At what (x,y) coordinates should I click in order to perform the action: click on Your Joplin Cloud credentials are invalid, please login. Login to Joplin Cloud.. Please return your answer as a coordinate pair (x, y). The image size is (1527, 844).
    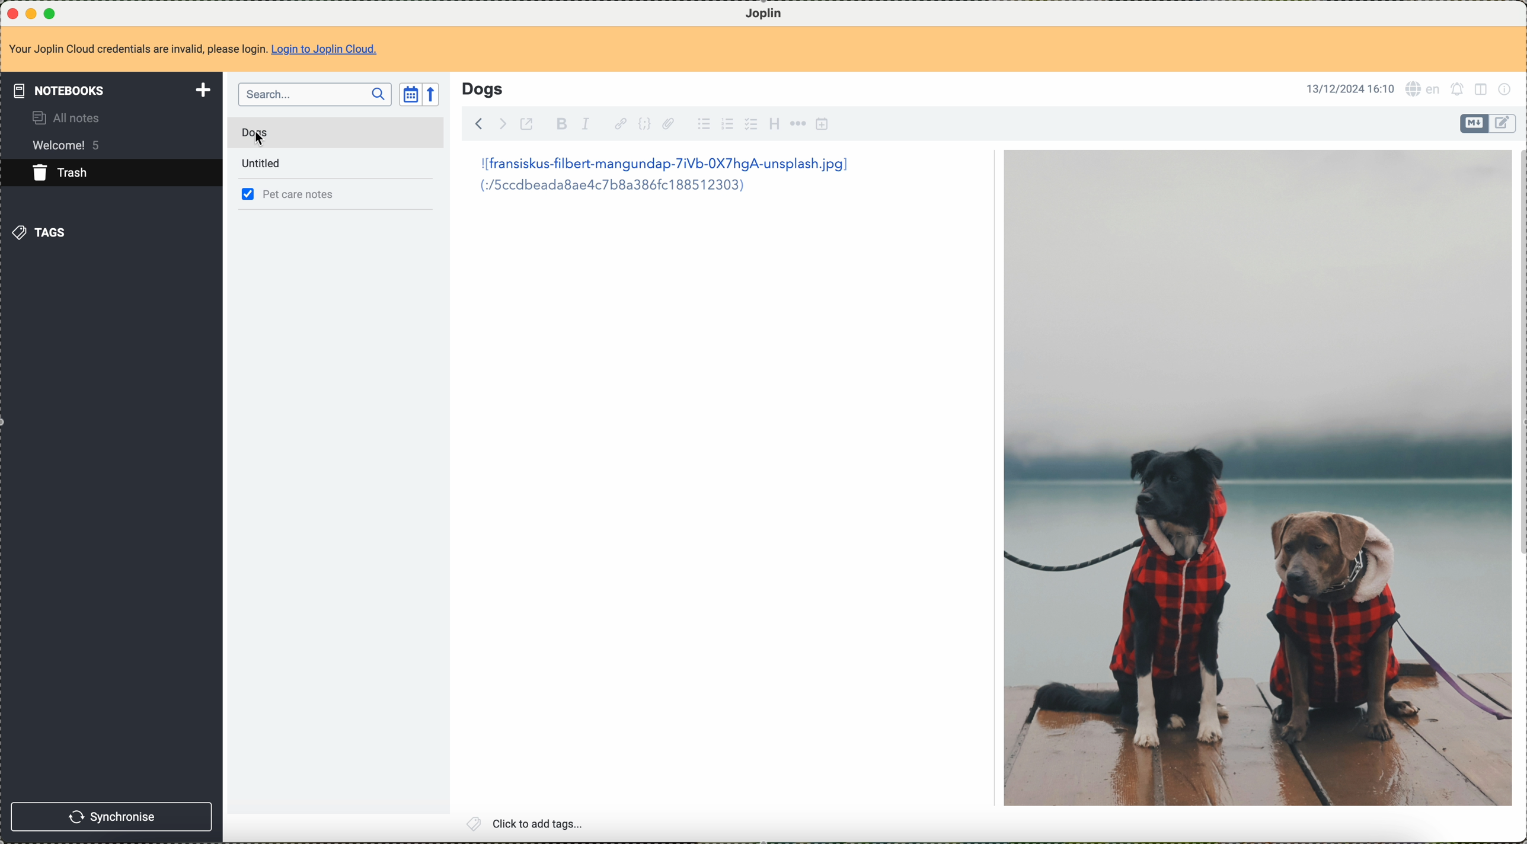
    Looking at the image, I should click on (205, 49).